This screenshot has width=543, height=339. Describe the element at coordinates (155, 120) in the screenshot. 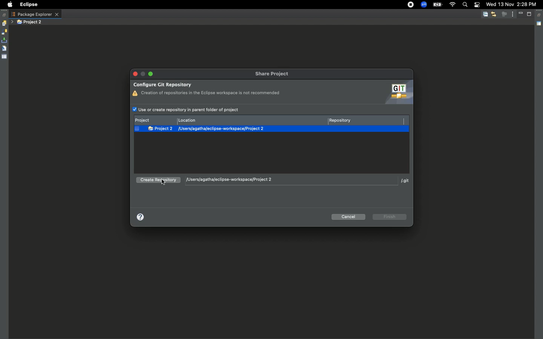

I see `Project Name` at that location.